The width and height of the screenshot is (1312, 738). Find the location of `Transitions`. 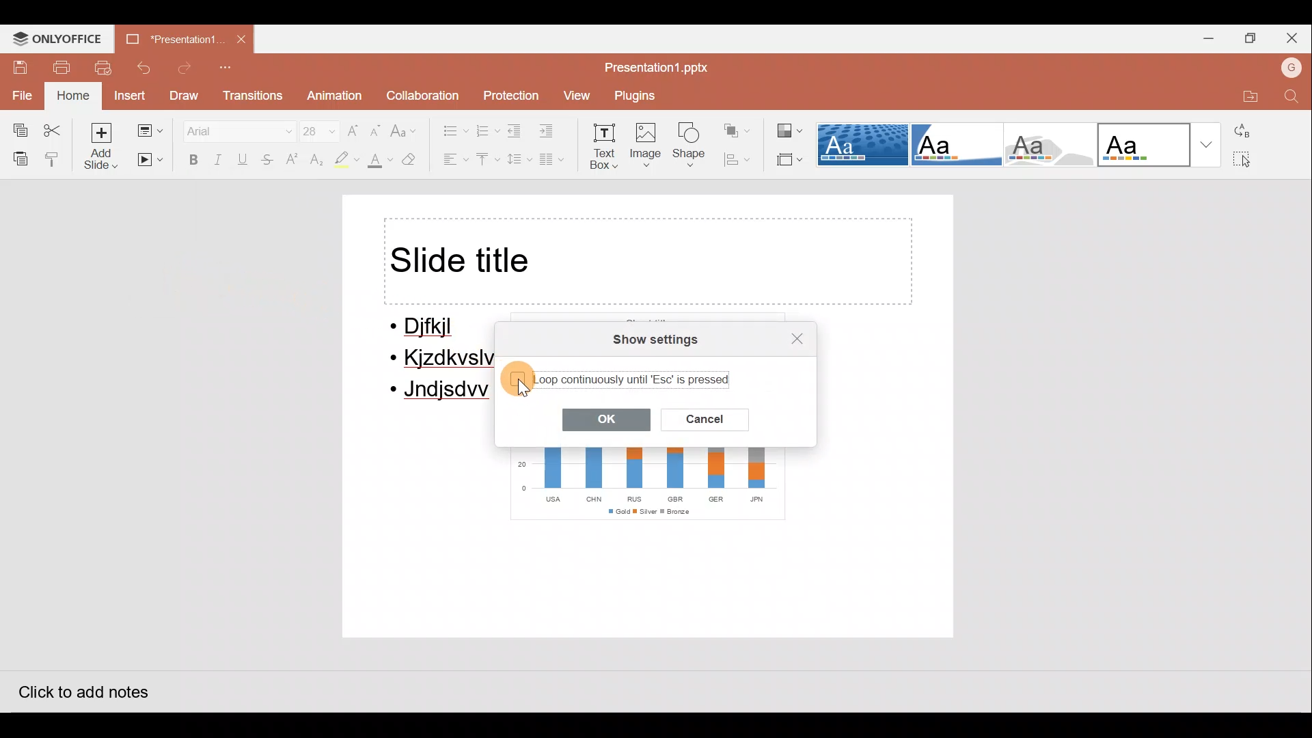

Transitions is located at coordinates (254, 96).